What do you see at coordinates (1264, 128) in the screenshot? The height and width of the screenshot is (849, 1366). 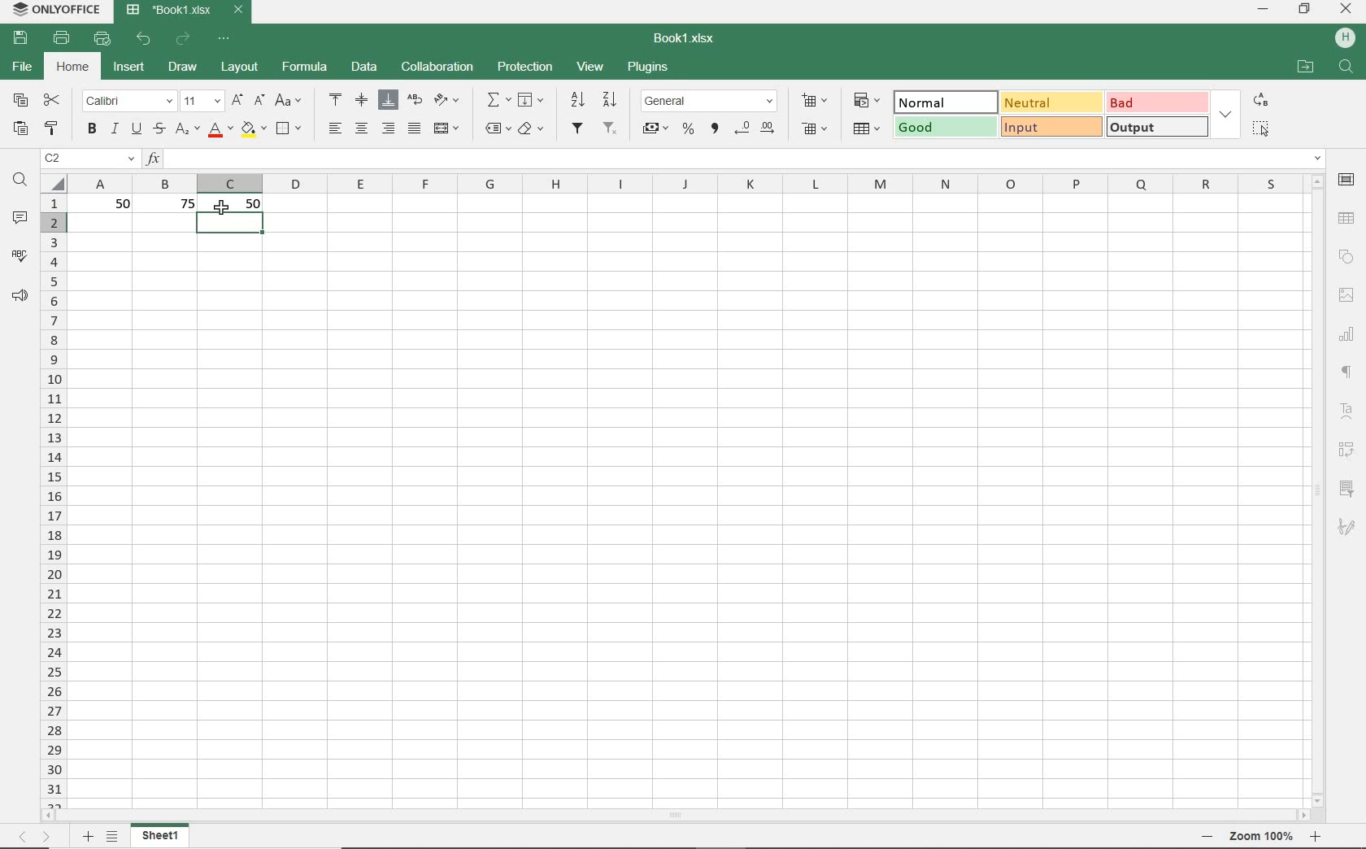 I see `select all` at bounding box center [1264, 128].